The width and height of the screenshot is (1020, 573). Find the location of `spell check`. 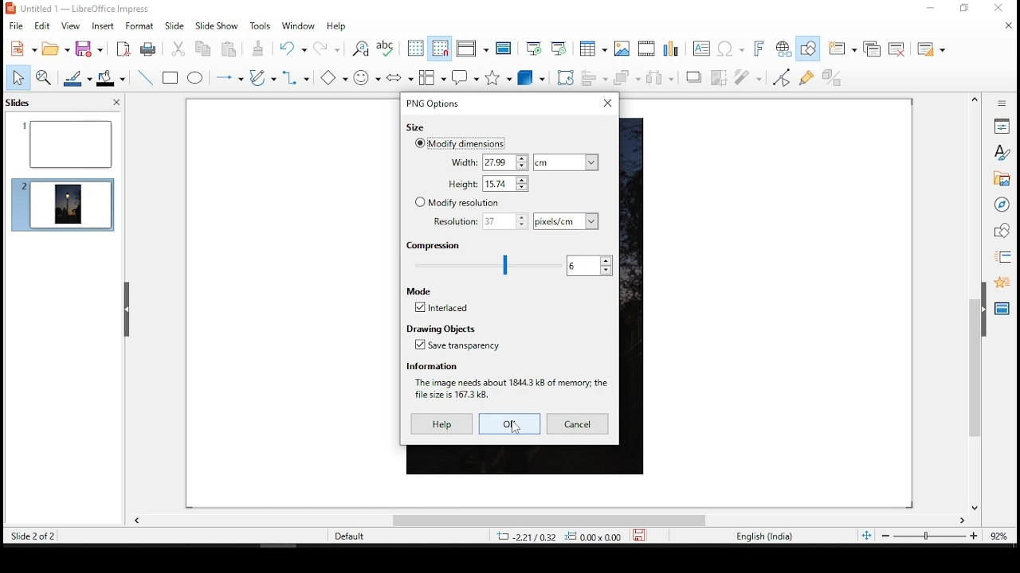

spell check is located at coordinates (387, 48).